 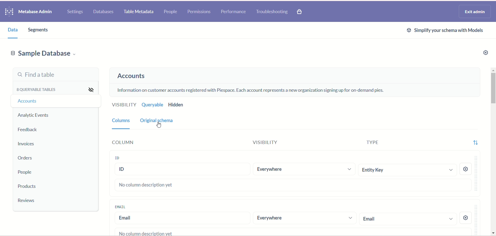 I want to click on invoices, so click(x=28, y=144).